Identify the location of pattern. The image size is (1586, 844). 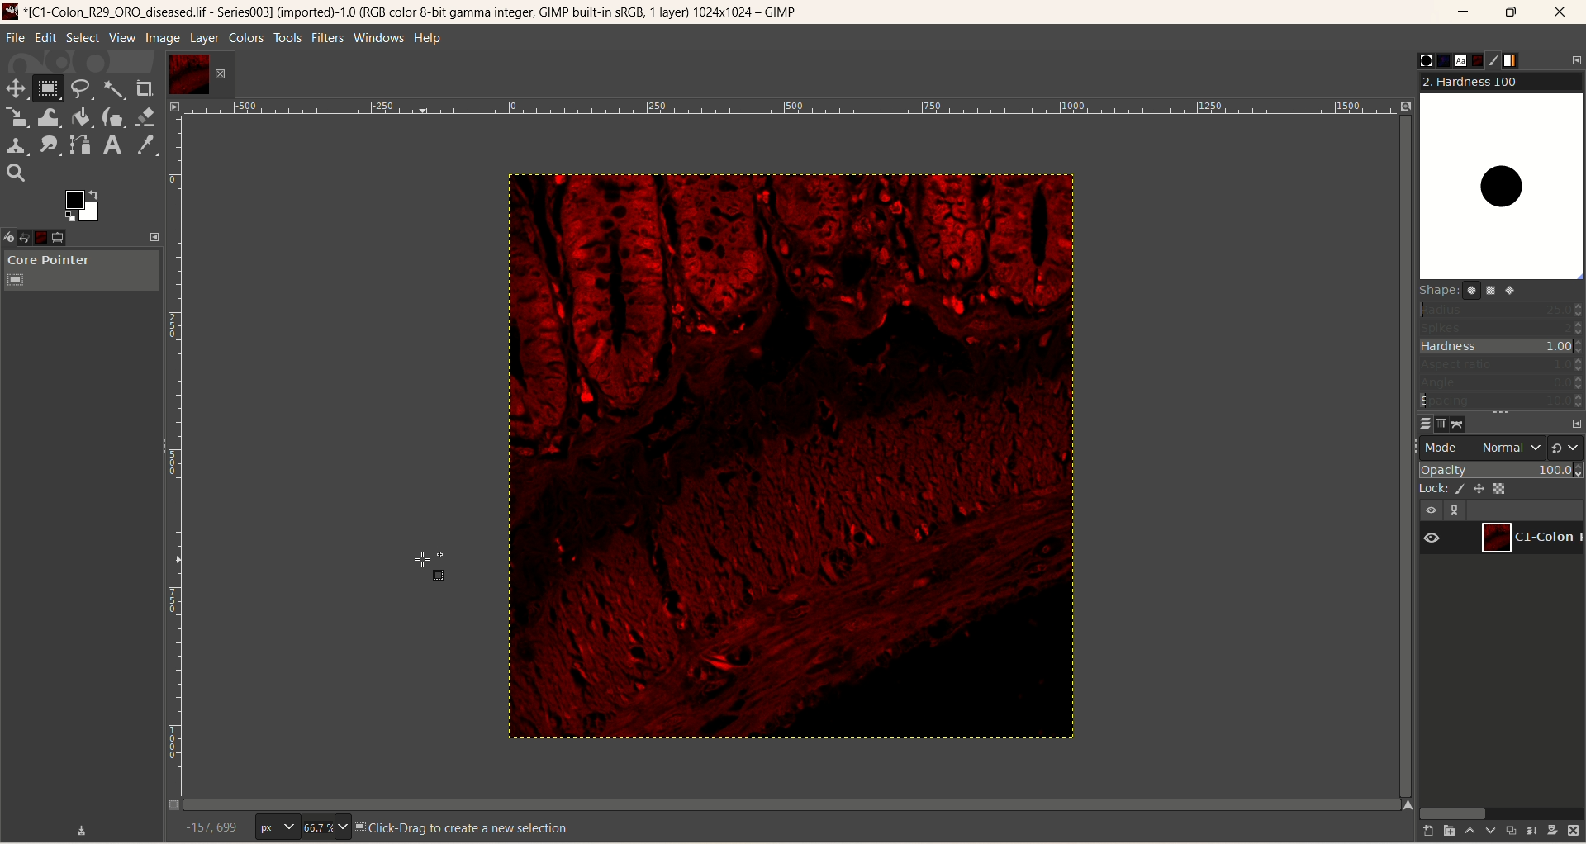
(1433, 60).